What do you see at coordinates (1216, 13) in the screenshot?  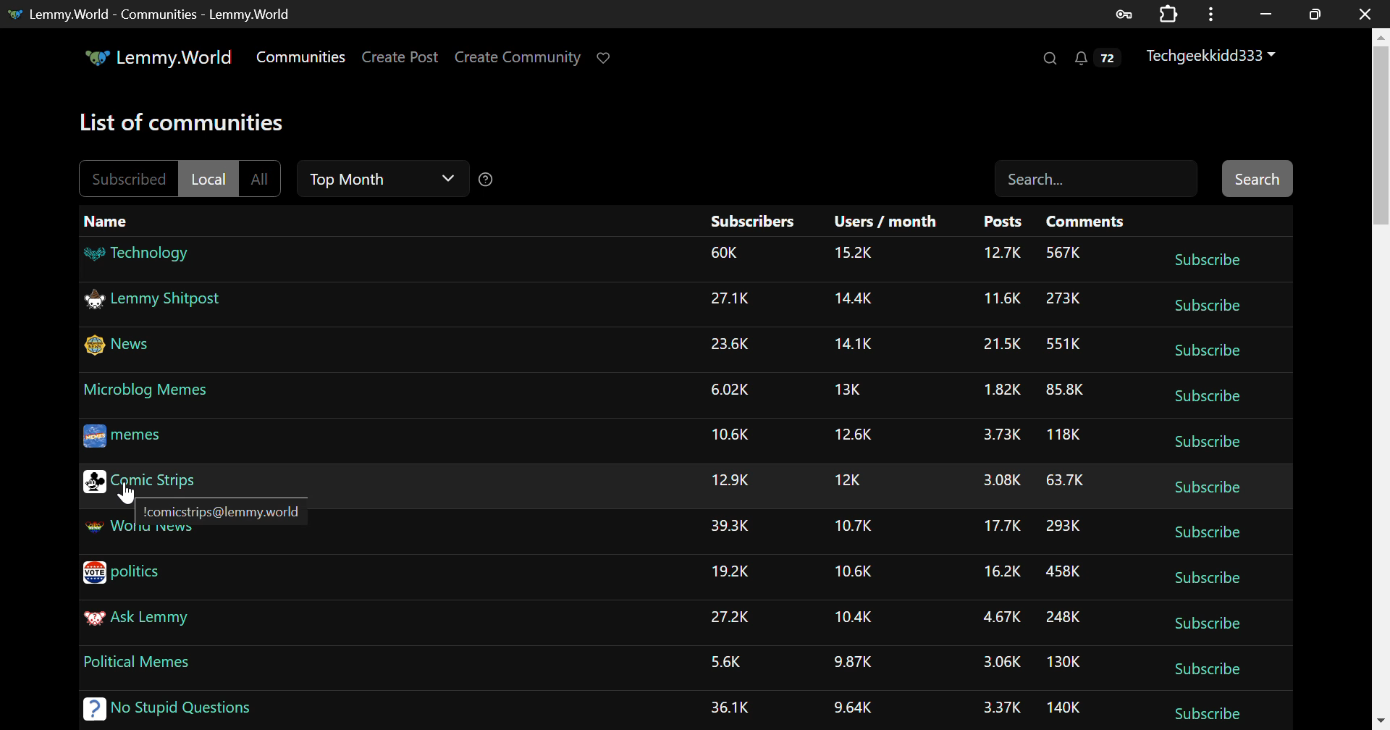 I see `Menu` at bounding box center [1216, 13].